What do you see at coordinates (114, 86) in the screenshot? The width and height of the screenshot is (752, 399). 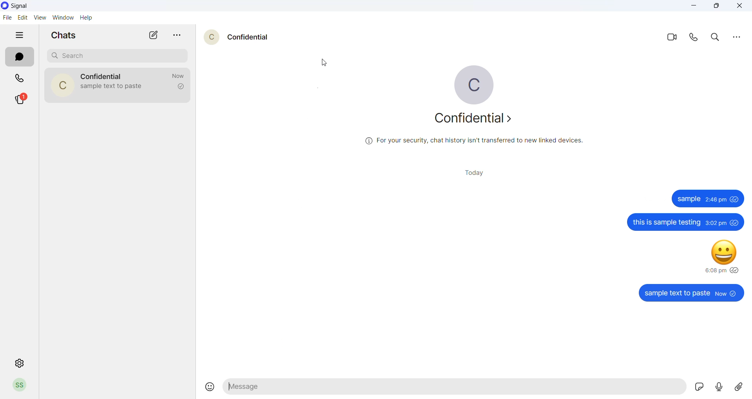 I see `last message` at bounding box center [114, 86].